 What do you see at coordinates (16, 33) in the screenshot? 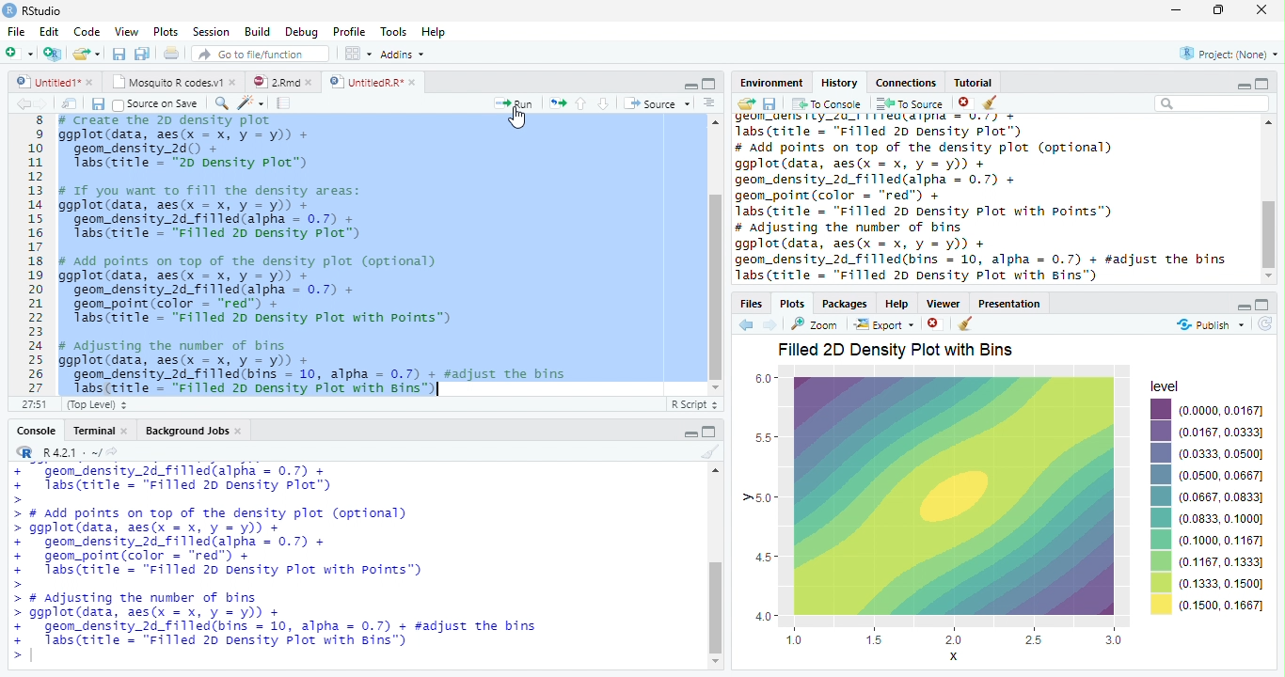
I see `File` at bounding box center [16, 33].